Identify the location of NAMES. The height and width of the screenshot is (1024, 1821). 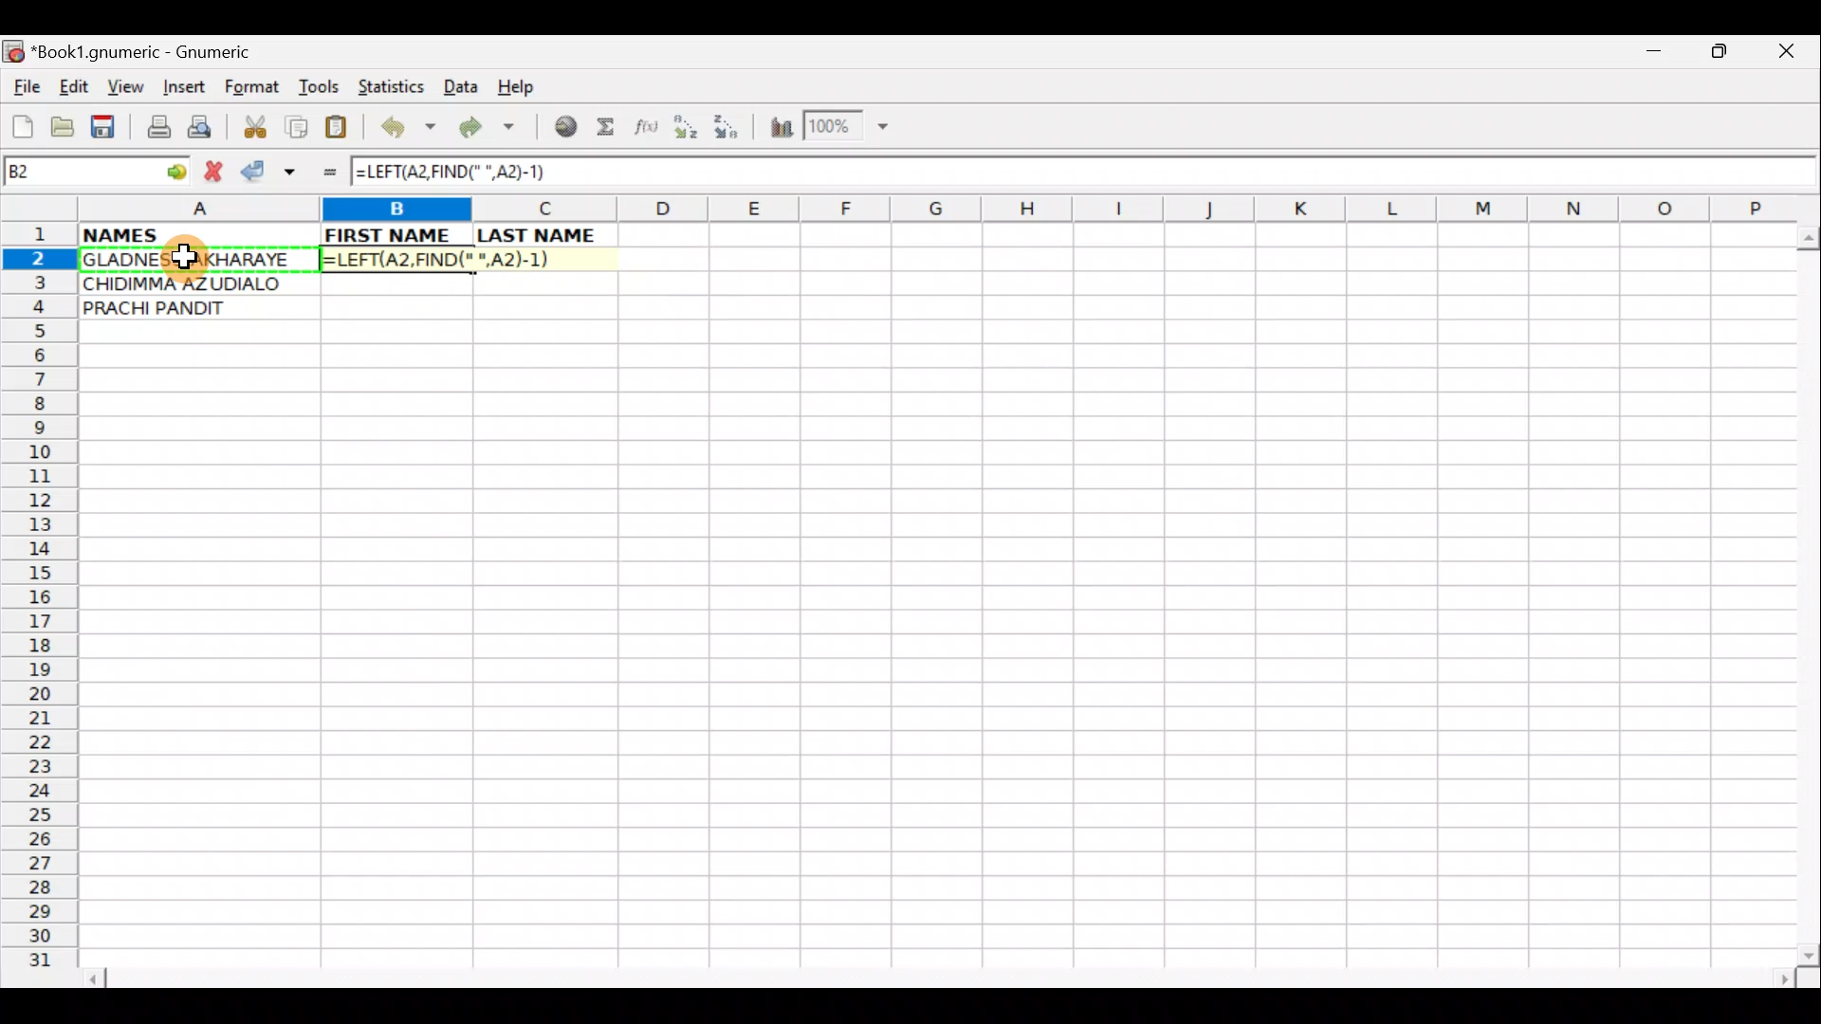
(197, 236).